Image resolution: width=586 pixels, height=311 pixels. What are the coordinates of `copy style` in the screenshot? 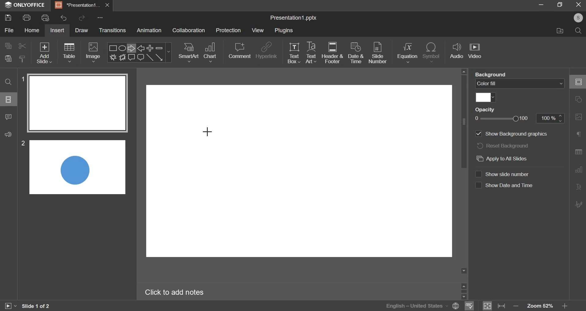 It's located at (22, 59).